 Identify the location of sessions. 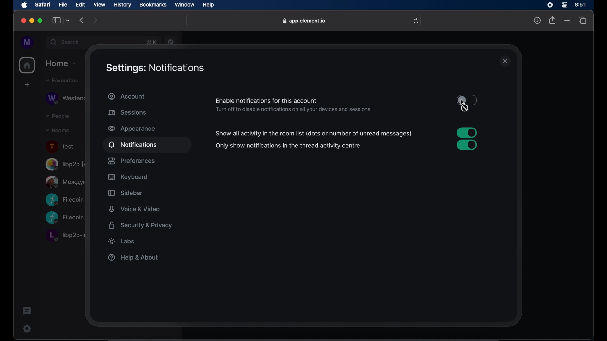
(127, 112).